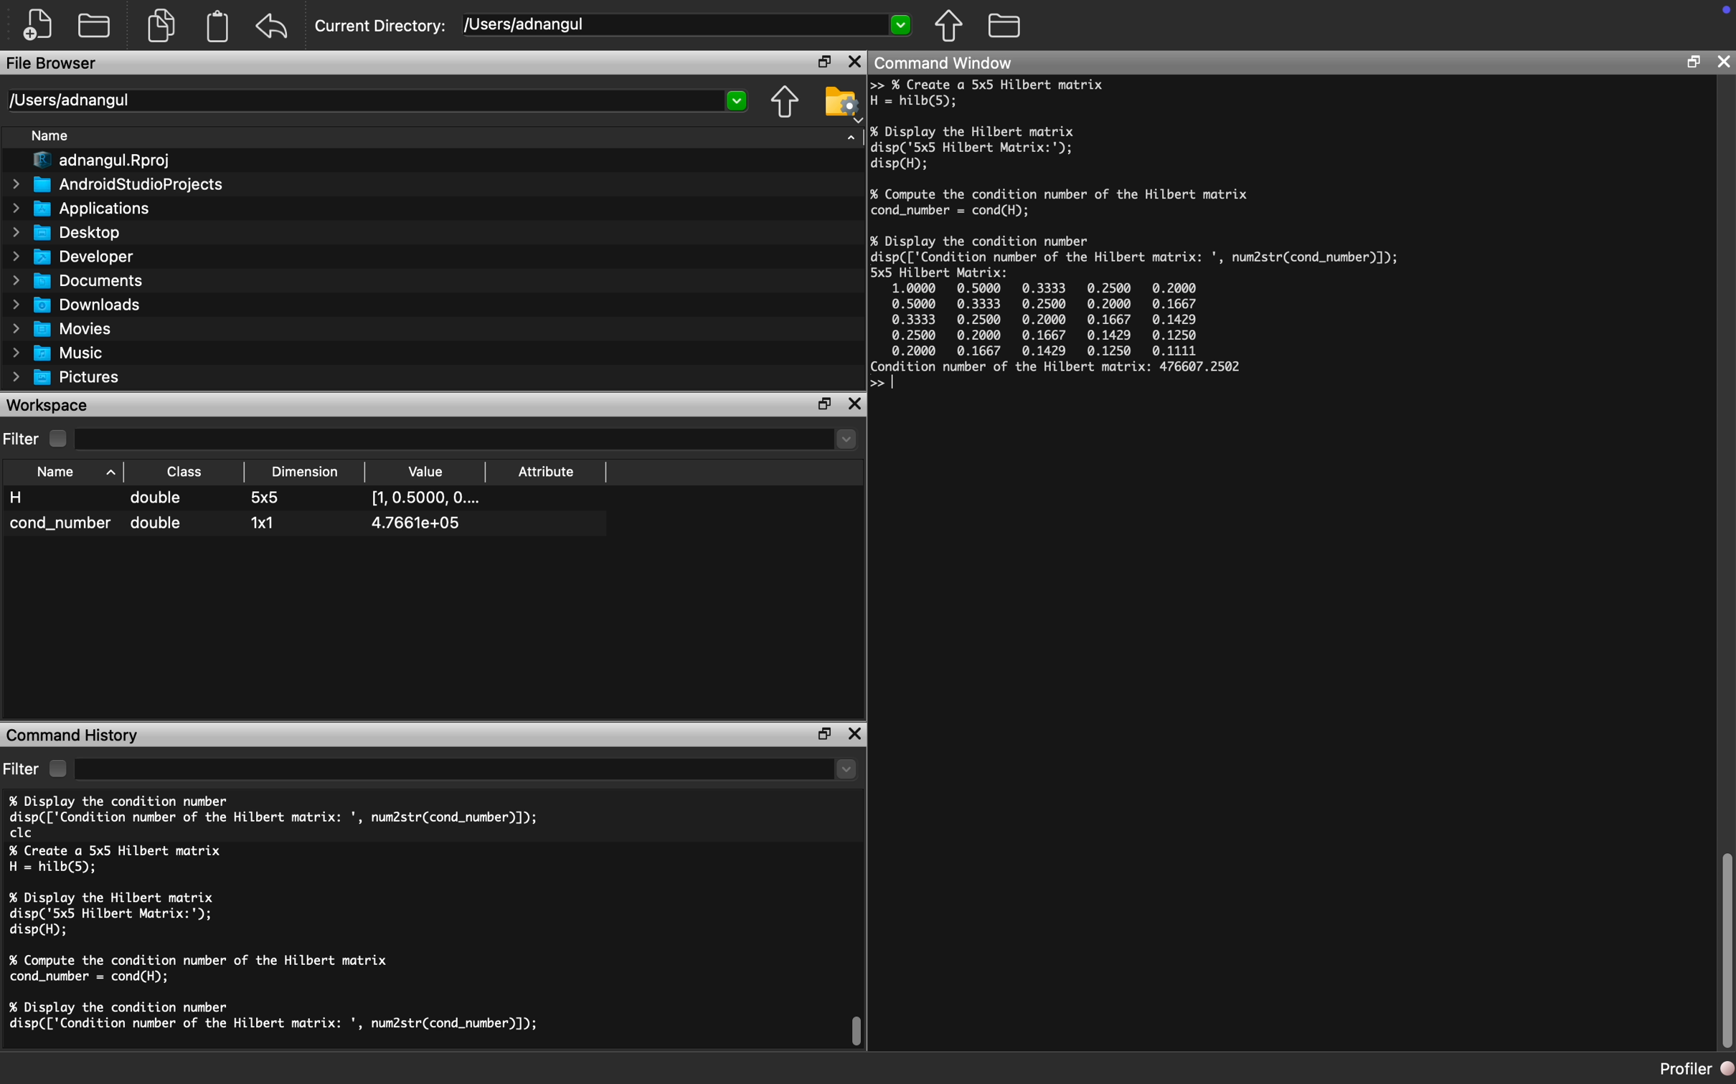  I want to click on % Display the condition number
disp(['Condition number of the Hilbert matrix: ', num2str(cond_number)]);, so click(275, 1017).